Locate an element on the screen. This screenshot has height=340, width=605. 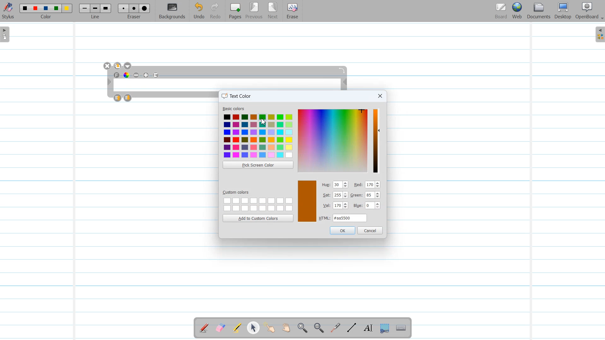
Hue Adjuster is located at coordinates (335, 185).